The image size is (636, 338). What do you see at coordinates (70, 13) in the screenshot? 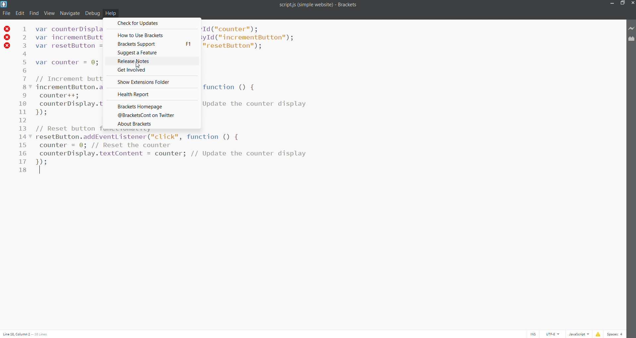
I see `navigate` at bounding box center [70, 13].